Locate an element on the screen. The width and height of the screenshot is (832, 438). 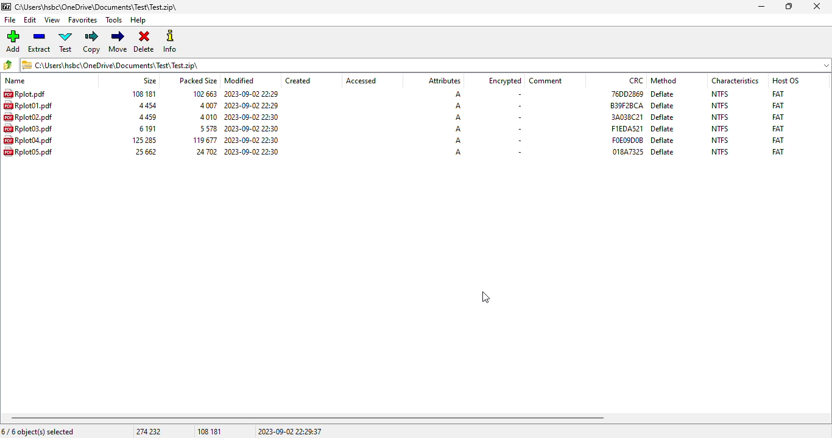
CRC is located at coordinates (627, 140).